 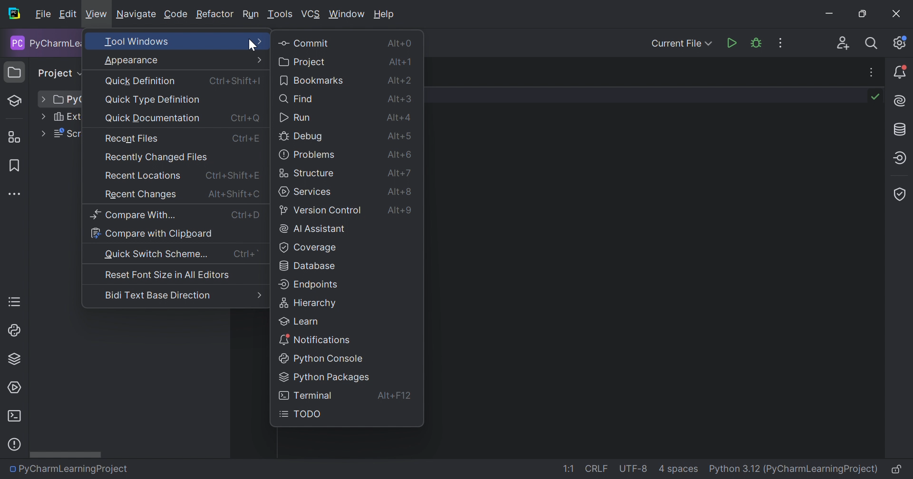 What do you see at coordinates (59, 74) in the screenshot?
I see `Project` at bounding box center [59, 74].